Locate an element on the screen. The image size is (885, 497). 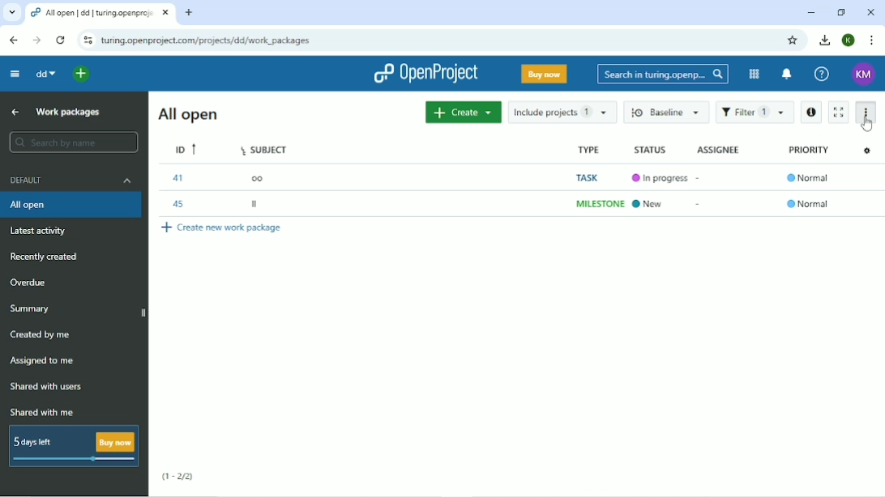
Latest activity is located at coordinates (39, 231).